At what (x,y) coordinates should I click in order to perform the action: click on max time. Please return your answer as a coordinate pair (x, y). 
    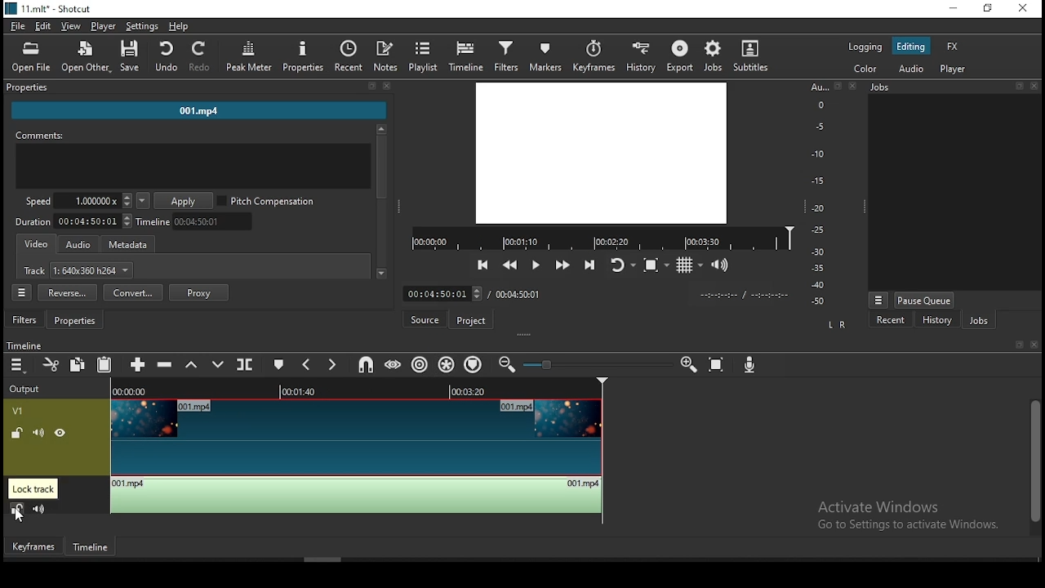
    Looking at the image, I should click on (518, 296).